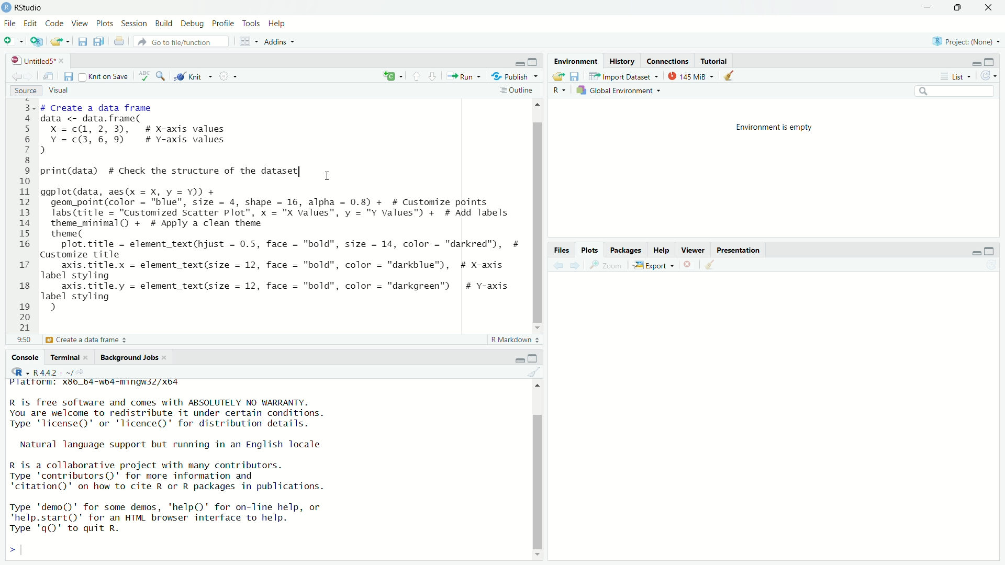 The width and height of the screenshot is (1005, 565). Describe the element at coordinates (515, 76) in the screenshot. I see `Publish` at that location.